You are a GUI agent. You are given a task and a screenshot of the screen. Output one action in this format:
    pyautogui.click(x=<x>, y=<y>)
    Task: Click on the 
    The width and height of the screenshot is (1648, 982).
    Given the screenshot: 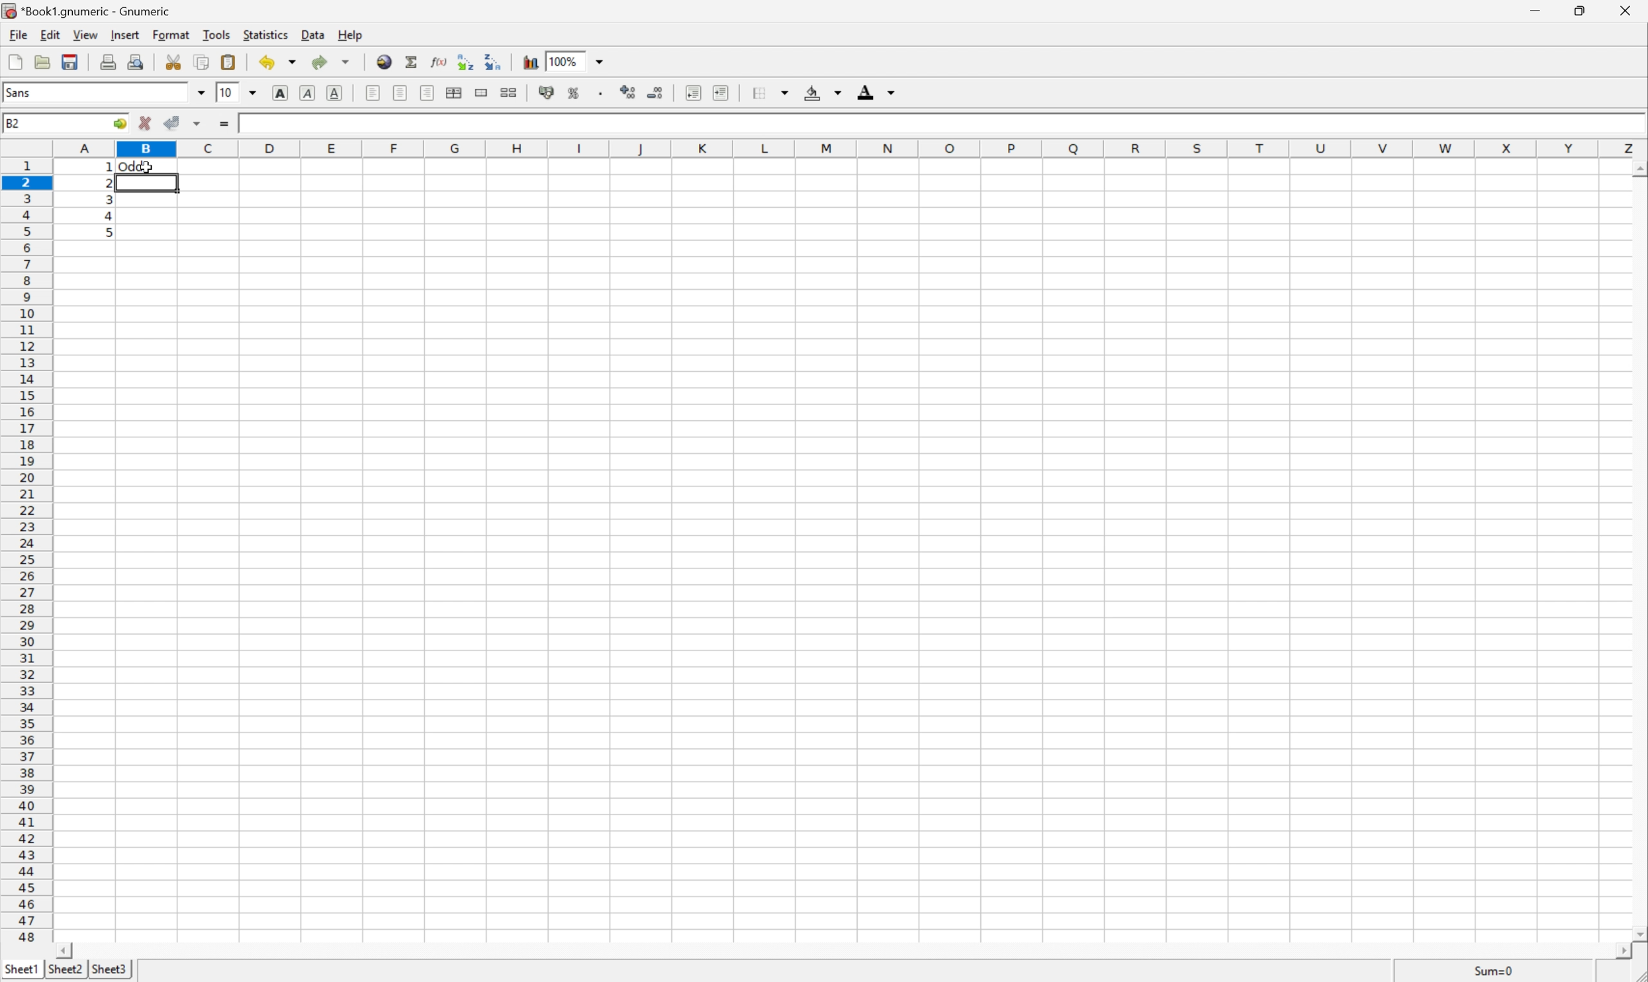 What is the action you would take?
    pyautogui.click(x=1637, y=173)
    